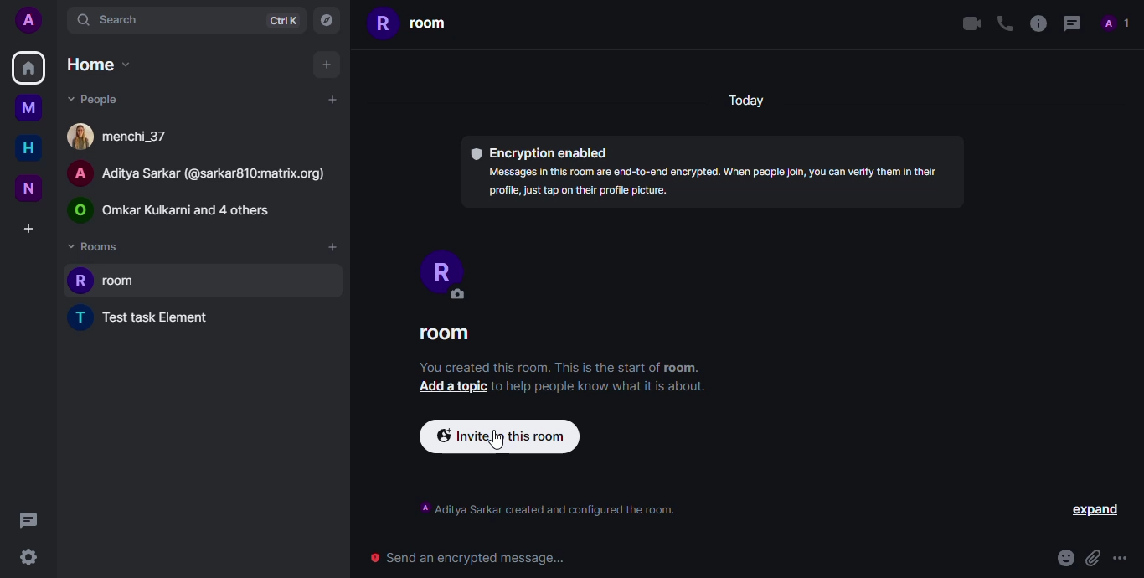  What do you see at coordinates (180, 210) in the screenshot?
I see `Omkar Kulkarni and 4 others` at bounding box center [180, 210].